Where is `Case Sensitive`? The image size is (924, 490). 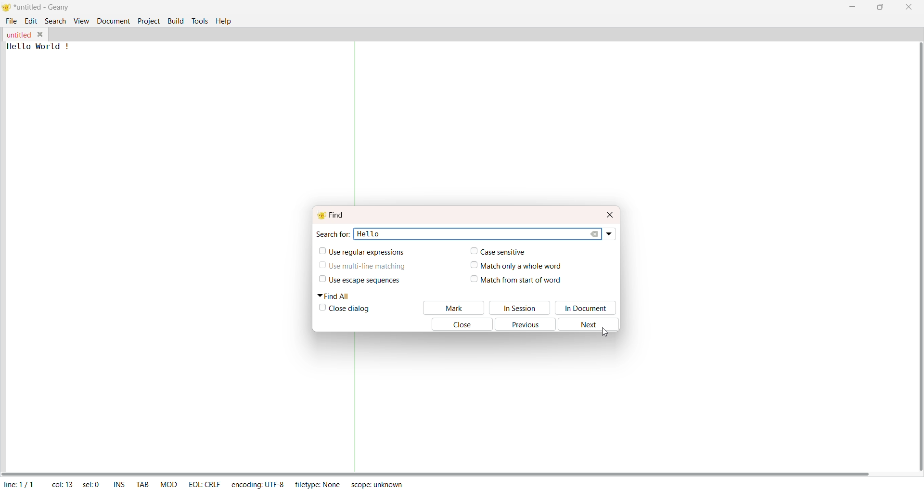 Case Sensitive is located at coordinates (507, 253).